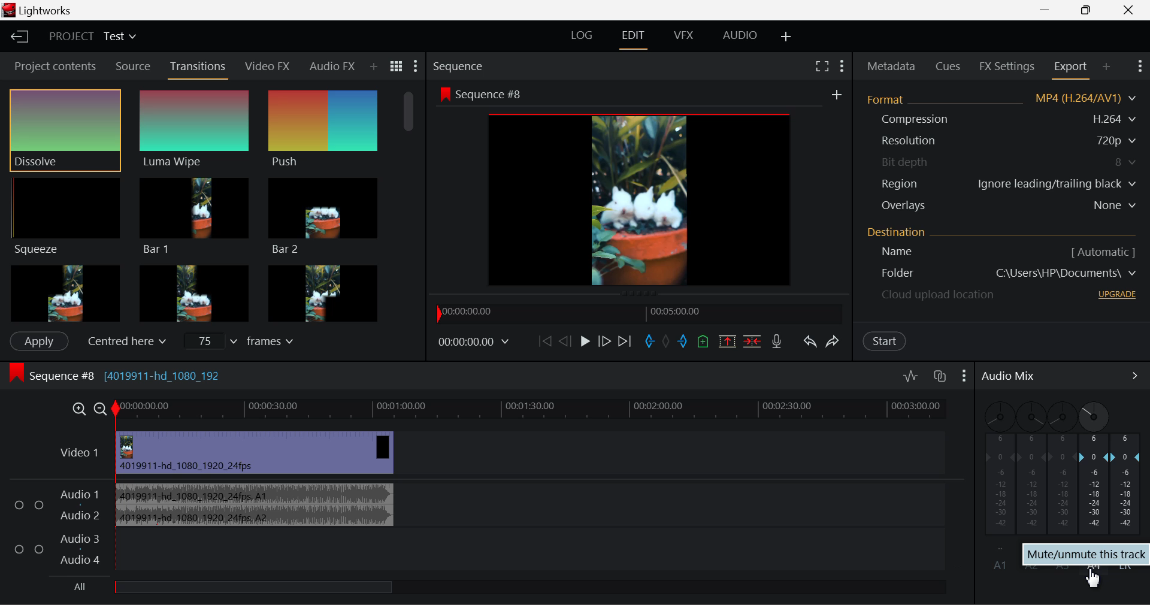 The image size is (1150, 605). What do you see at coordinates (1069, 69) in the screenshot?
I see `Export` at bounding box center [1069, 69].